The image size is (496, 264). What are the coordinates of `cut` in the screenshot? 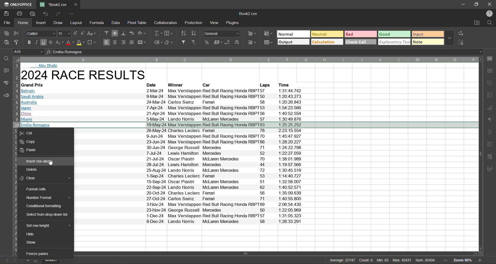 It's located at (18, 33).